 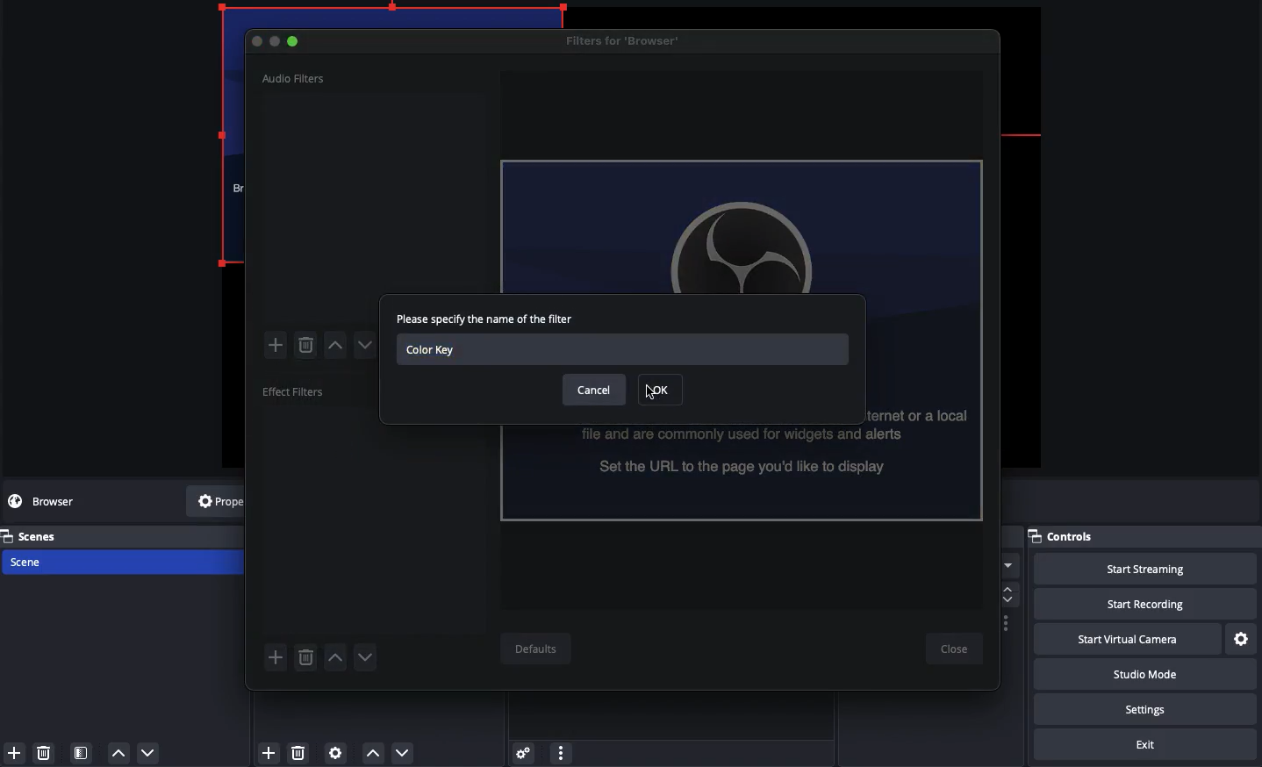 I want to click on Maximize, so click(x=295, y=42).